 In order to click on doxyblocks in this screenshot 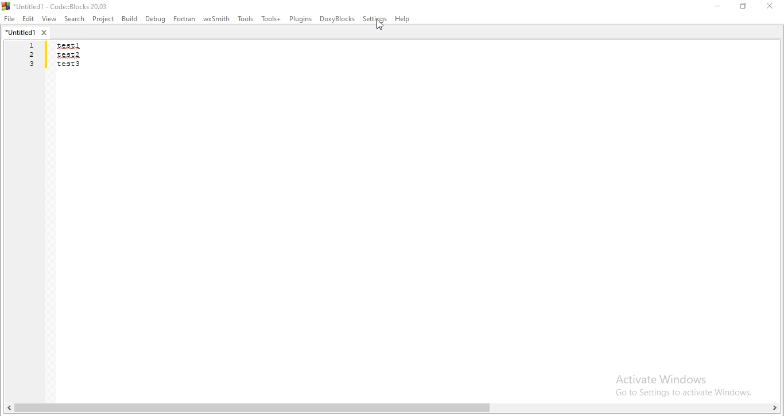, I will do `click(337, 19)`.